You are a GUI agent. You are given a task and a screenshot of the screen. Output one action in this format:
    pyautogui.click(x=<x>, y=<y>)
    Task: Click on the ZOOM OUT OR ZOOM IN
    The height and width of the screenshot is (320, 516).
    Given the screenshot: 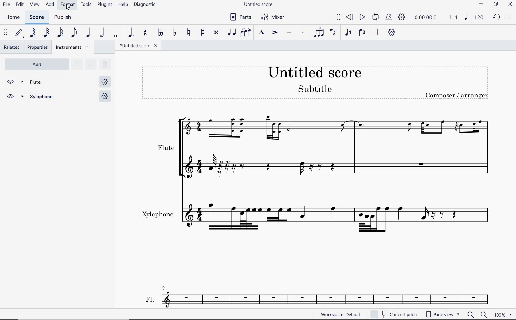 What is the action you would take?
    pyautogui.click(x=477, y=315)
    